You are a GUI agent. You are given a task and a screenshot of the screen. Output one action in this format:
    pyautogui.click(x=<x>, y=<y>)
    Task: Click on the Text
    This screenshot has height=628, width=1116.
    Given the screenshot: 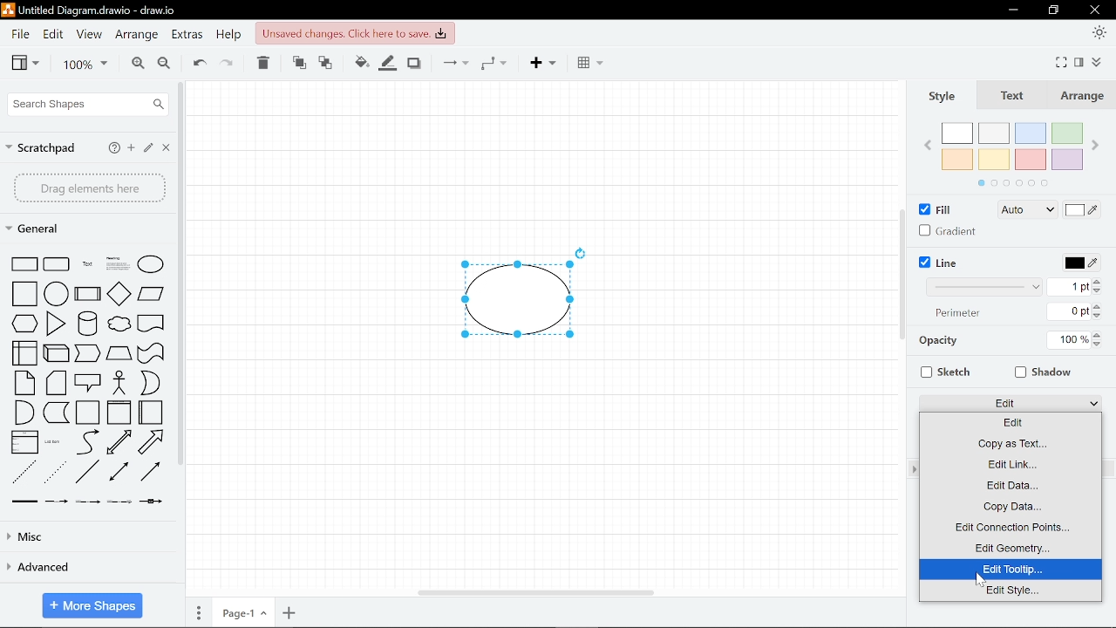 What is the action you would take?
    pyautogui.click(x=1010, y=97)
    